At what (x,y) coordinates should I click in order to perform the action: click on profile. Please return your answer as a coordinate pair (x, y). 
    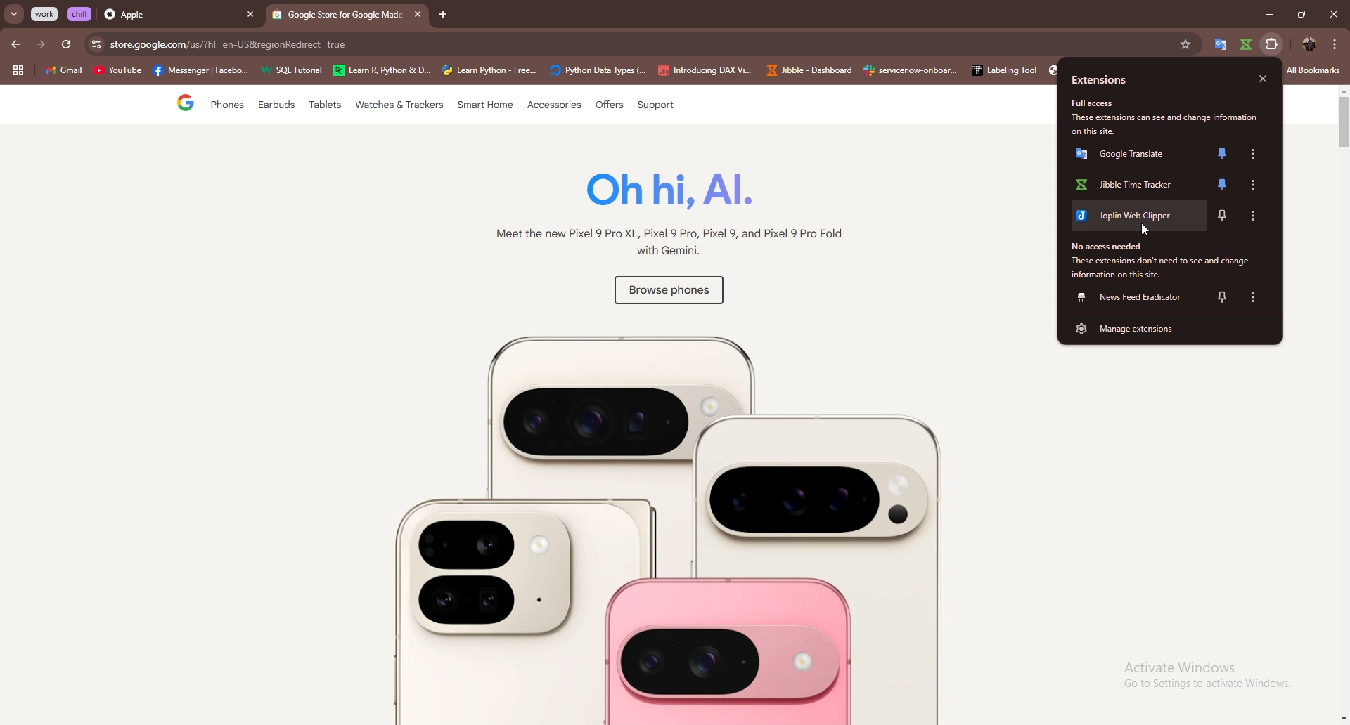
    Looking at the image, I should click on (1306, 45).